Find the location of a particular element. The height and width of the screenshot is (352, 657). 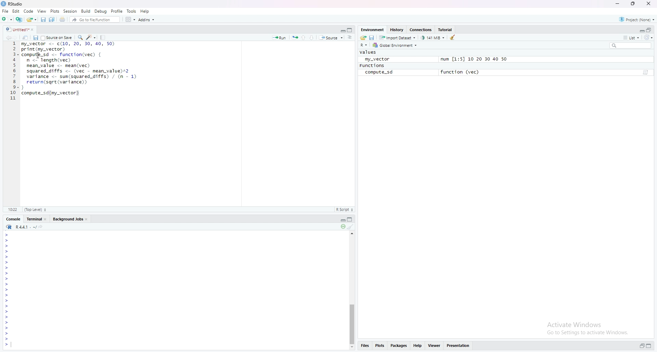

Print the current file is located at coordinates (62, 19).